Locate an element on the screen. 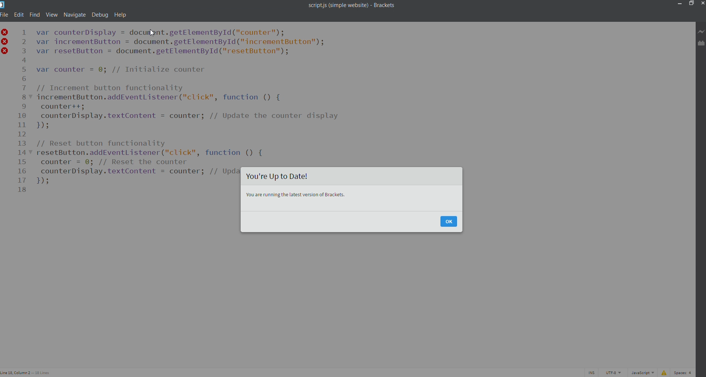 The image size is (706, 377). var countervisplay = document.getclementbyld{ counter),var incrementButton = document.getElementById("incrementButton");var resetButton = document.getElementById("resetButton");var counter = 0; // Initialize counter// Increment button functionalityincrementButton.addEventListener("click", function () {counter++;counterDisplay.textContent = counter; // Update the counter displ19H// Reset button functionalityresetButton.addEventListener("click", function () {counter = 0; // Reset the countercounterDisplay.textContent = counter; // Update the counter display is located at coordinates (190, 95).